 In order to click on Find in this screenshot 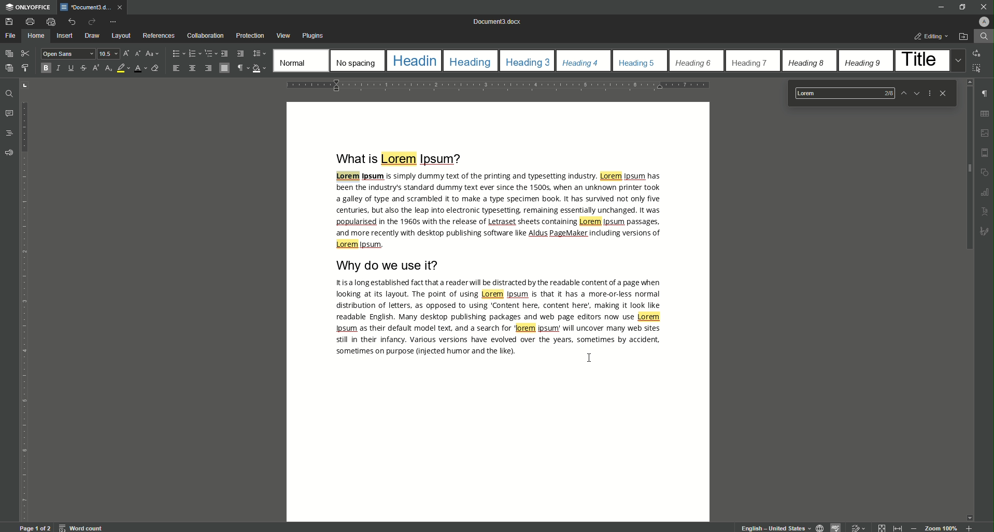, I will do `click(840, 93)`.